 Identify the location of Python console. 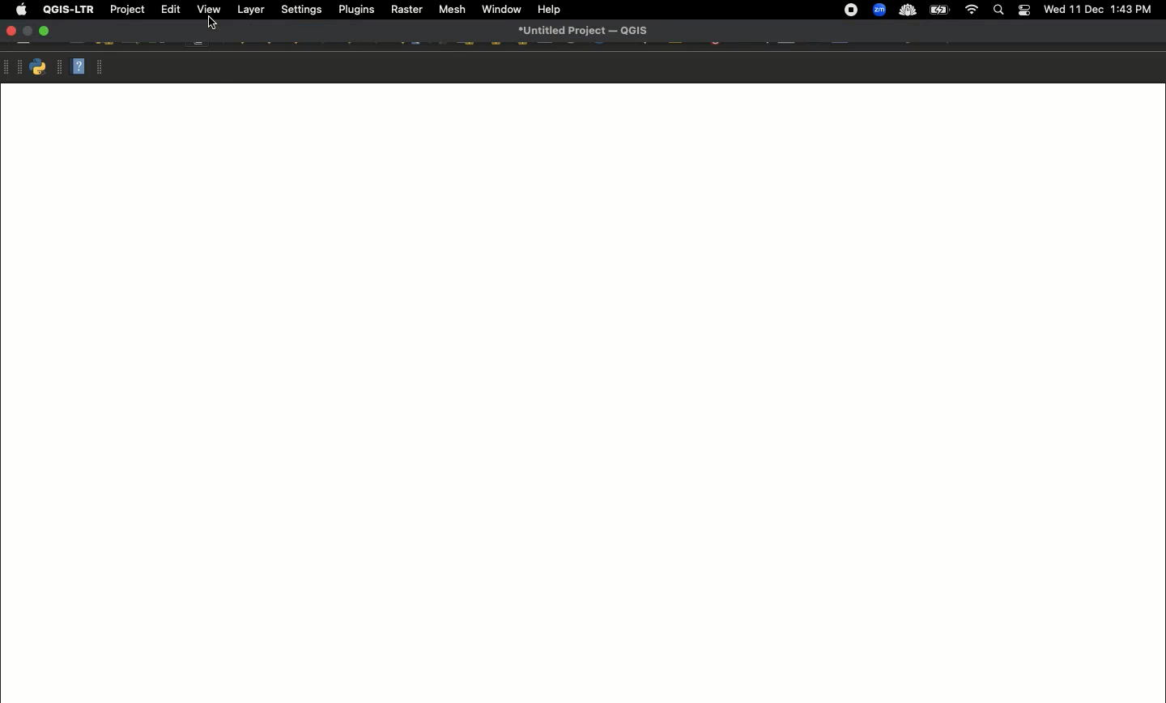
(38, 67).